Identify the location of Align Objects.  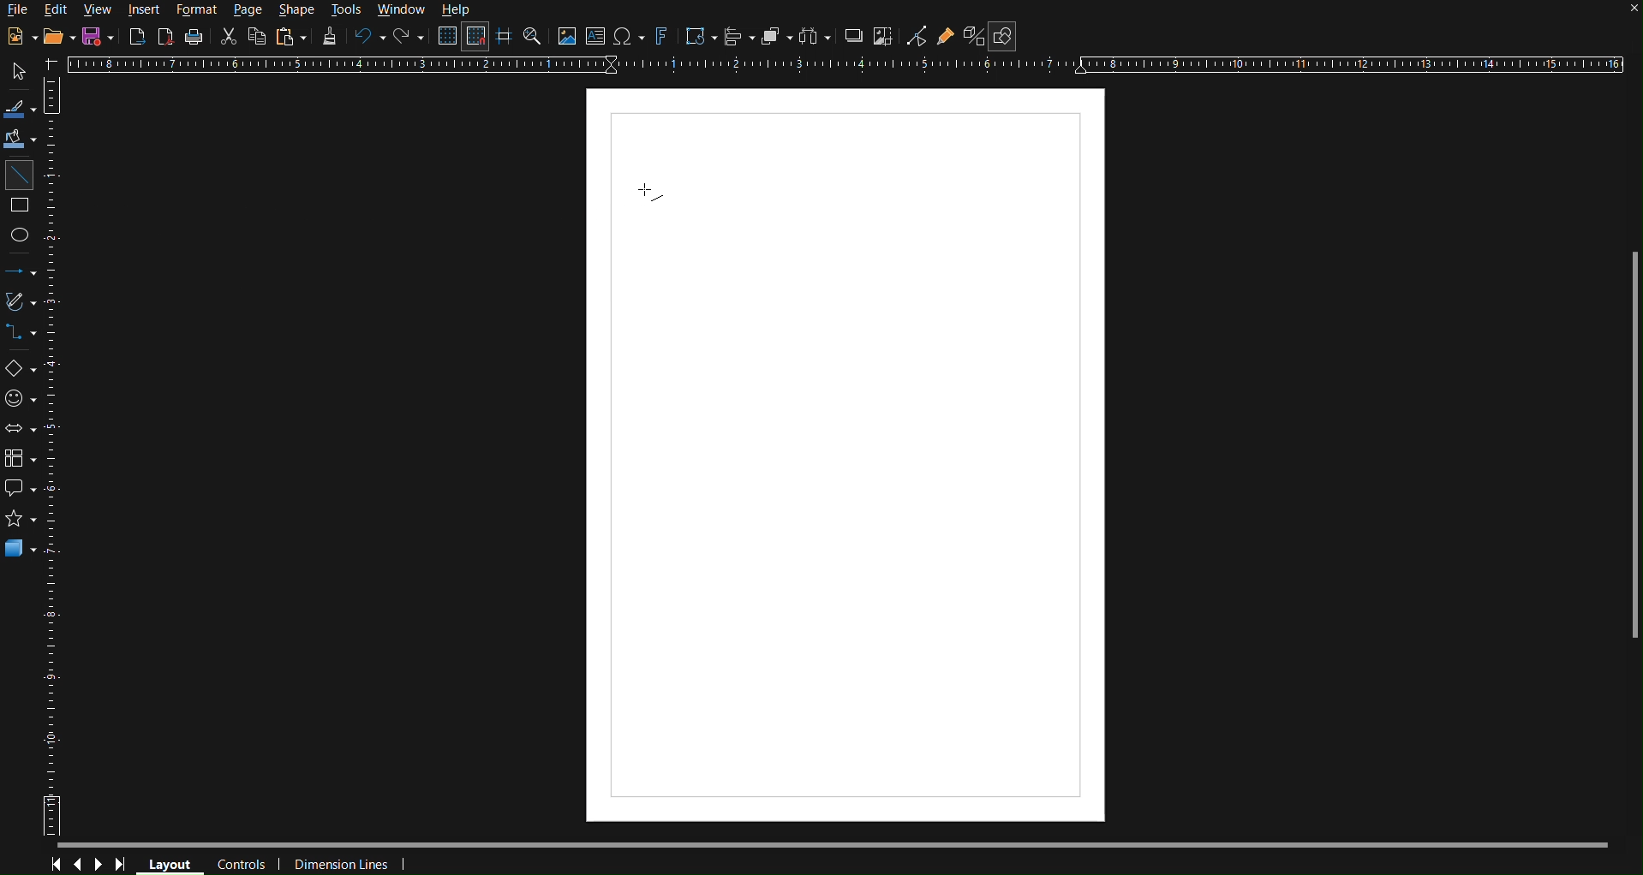
(739, 36).